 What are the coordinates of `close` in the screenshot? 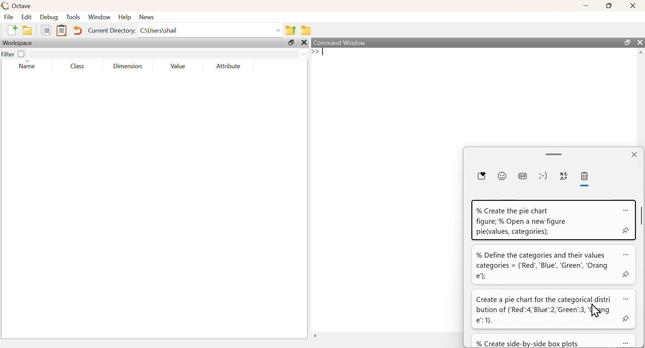 It's located at (304, 42).